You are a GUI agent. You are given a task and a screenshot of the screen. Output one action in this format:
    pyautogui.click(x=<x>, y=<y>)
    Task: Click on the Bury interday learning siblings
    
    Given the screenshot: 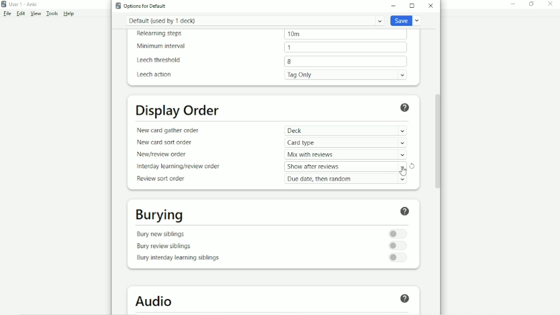 What is the action you would take?
    pyautogui.click(x=177, y=259)
    